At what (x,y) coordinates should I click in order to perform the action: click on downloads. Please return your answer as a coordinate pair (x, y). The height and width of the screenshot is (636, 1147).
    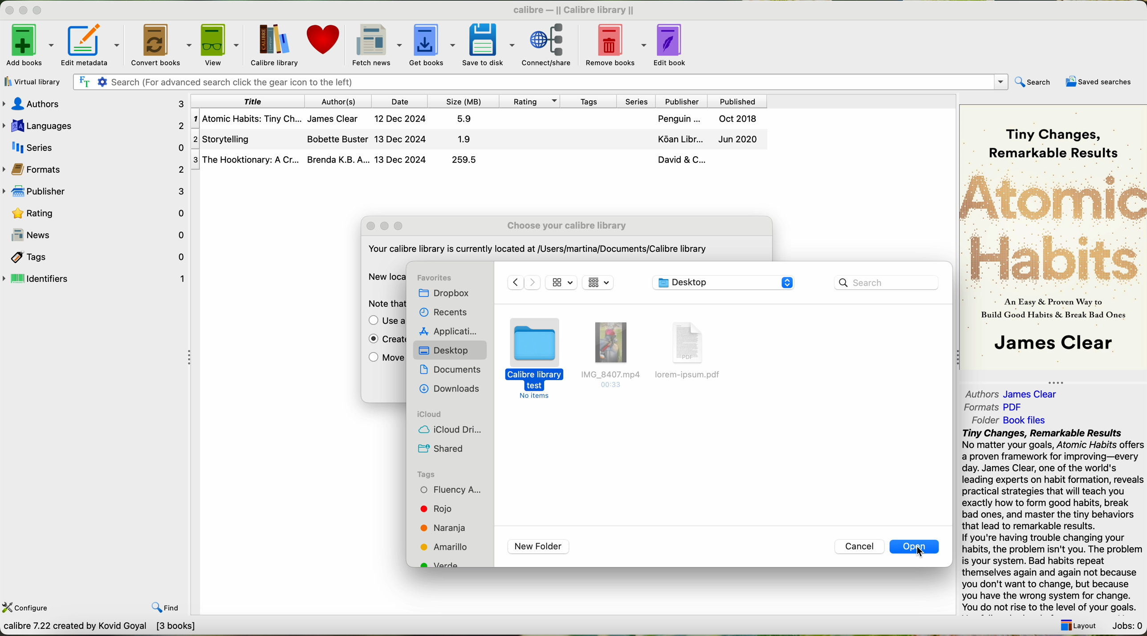
    Looking at the image, I should click on (451, 389).